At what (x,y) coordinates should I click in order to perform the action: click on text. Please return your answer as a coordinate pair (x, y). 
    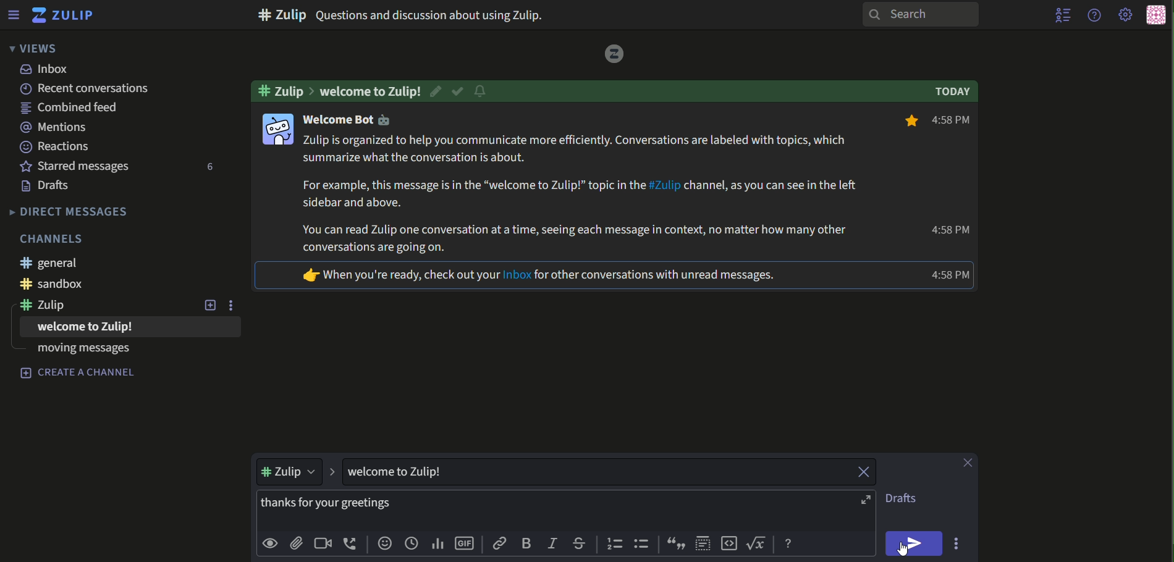
    Looking at the image, I should click on (955, 121).